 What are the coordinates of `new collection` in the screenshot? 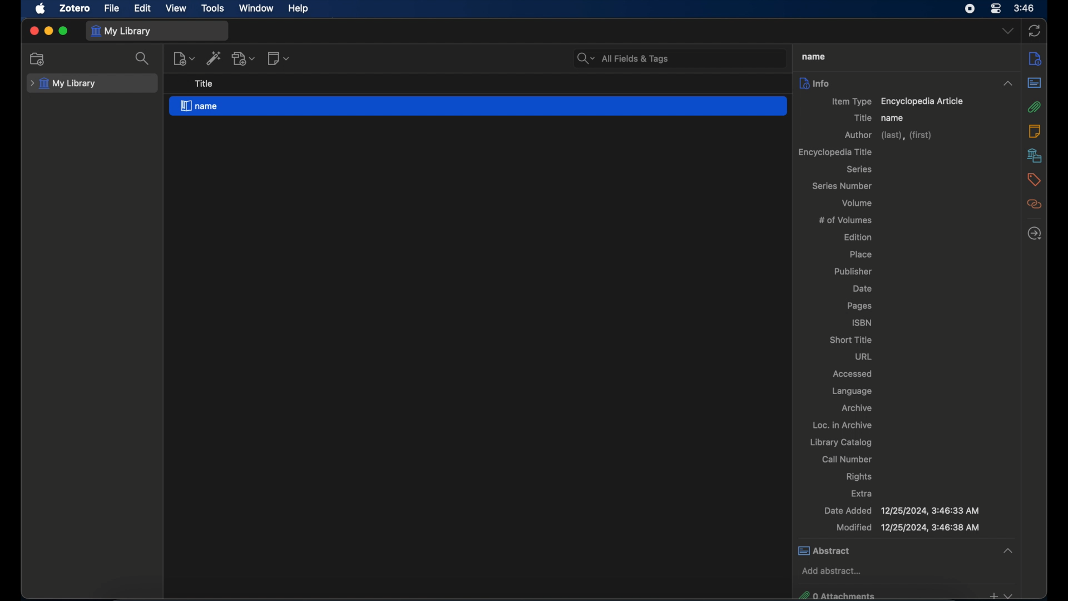 It's located at (38, 59).